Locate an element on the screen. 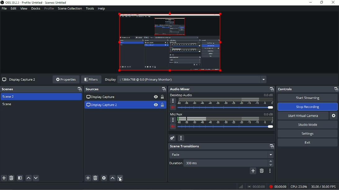  Recording (00:00:09) is located at coordinates (277, 186).